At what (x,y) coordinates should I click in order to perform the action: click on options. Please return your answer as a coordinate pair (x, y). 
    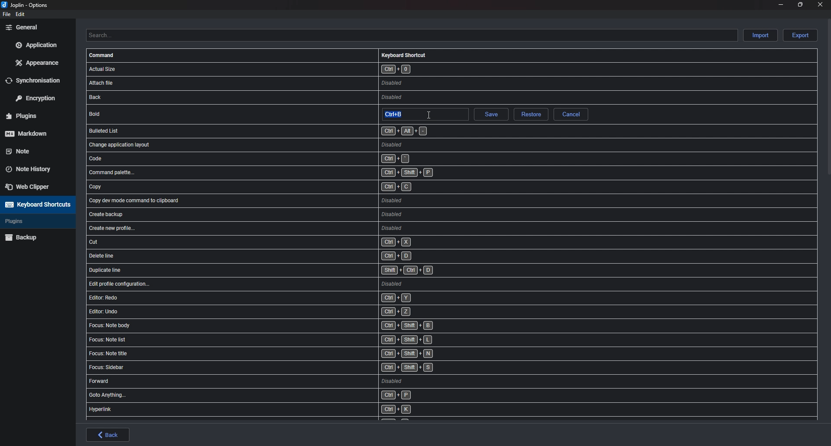
    Looking at the image, I should click on (27, 6).